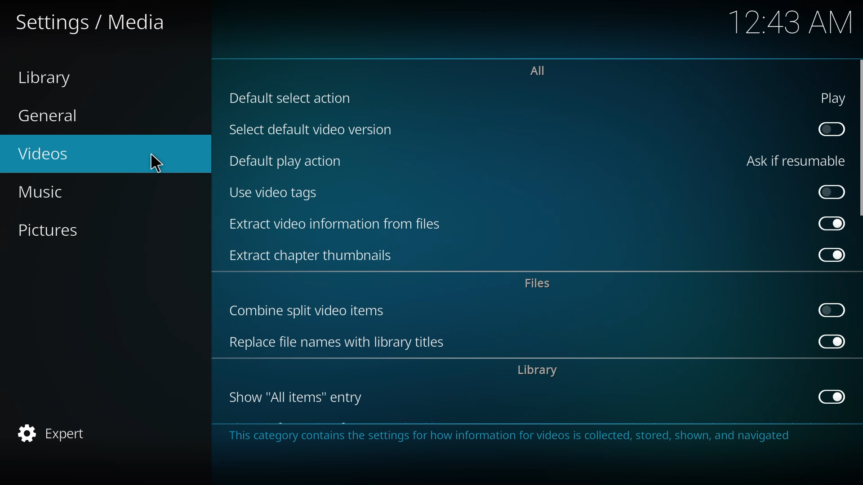  I want to click on all, so click(539, 71).